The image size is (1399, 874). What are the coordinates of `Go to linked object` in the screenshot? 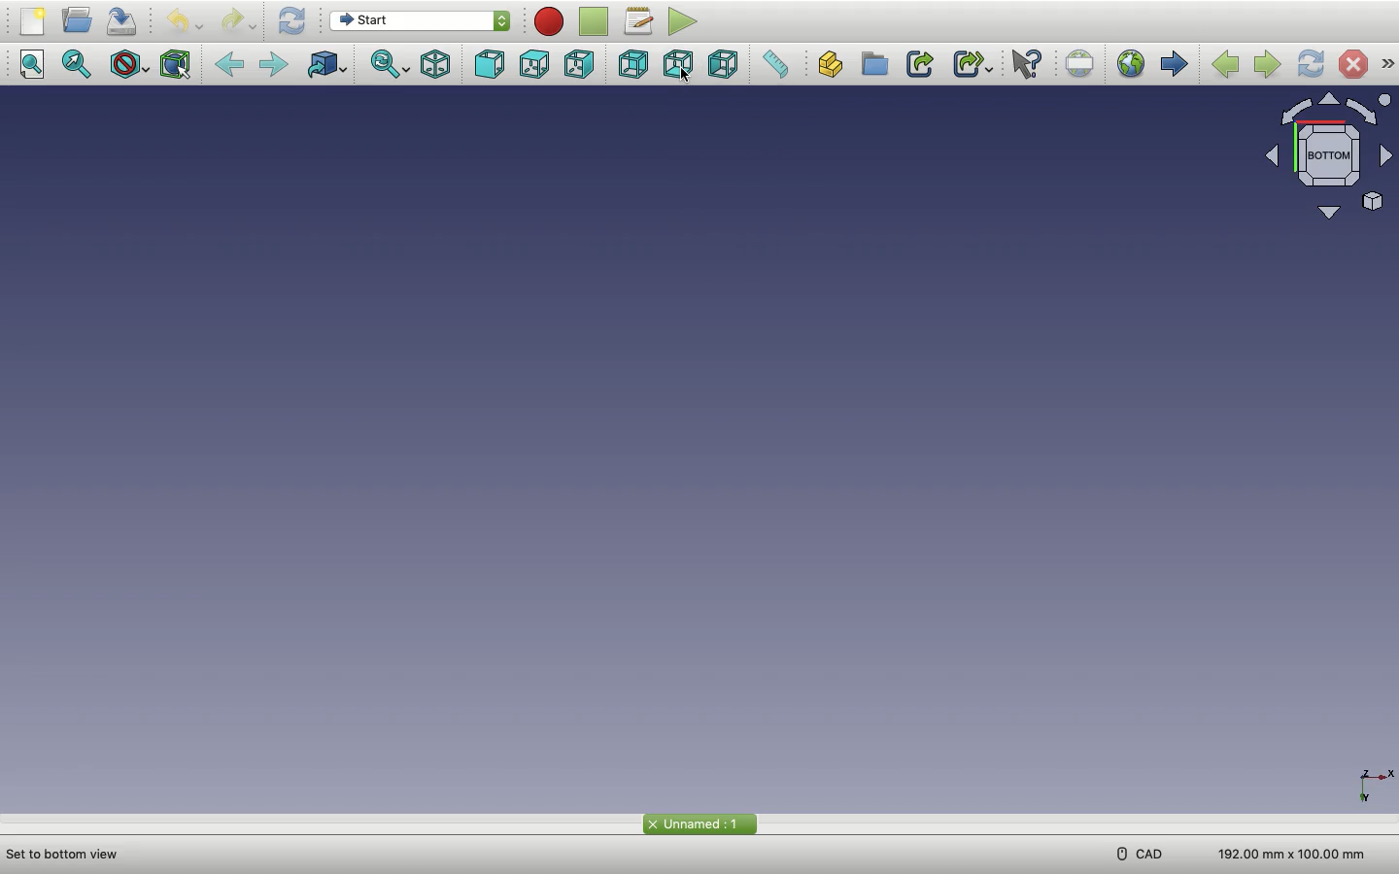 It's located at (330, 67).